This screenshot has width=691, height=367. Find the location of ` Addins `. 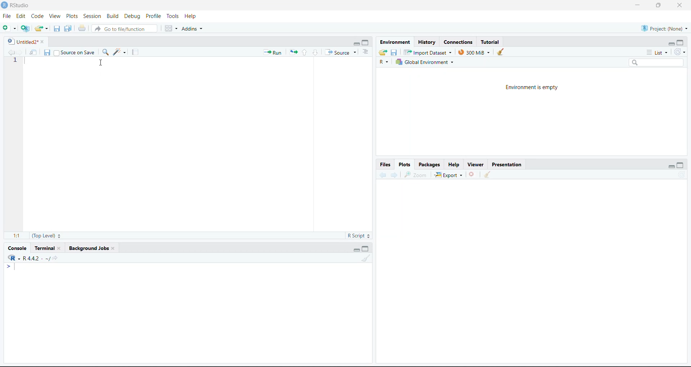

 Addins  is located at coordinates (192, 29).